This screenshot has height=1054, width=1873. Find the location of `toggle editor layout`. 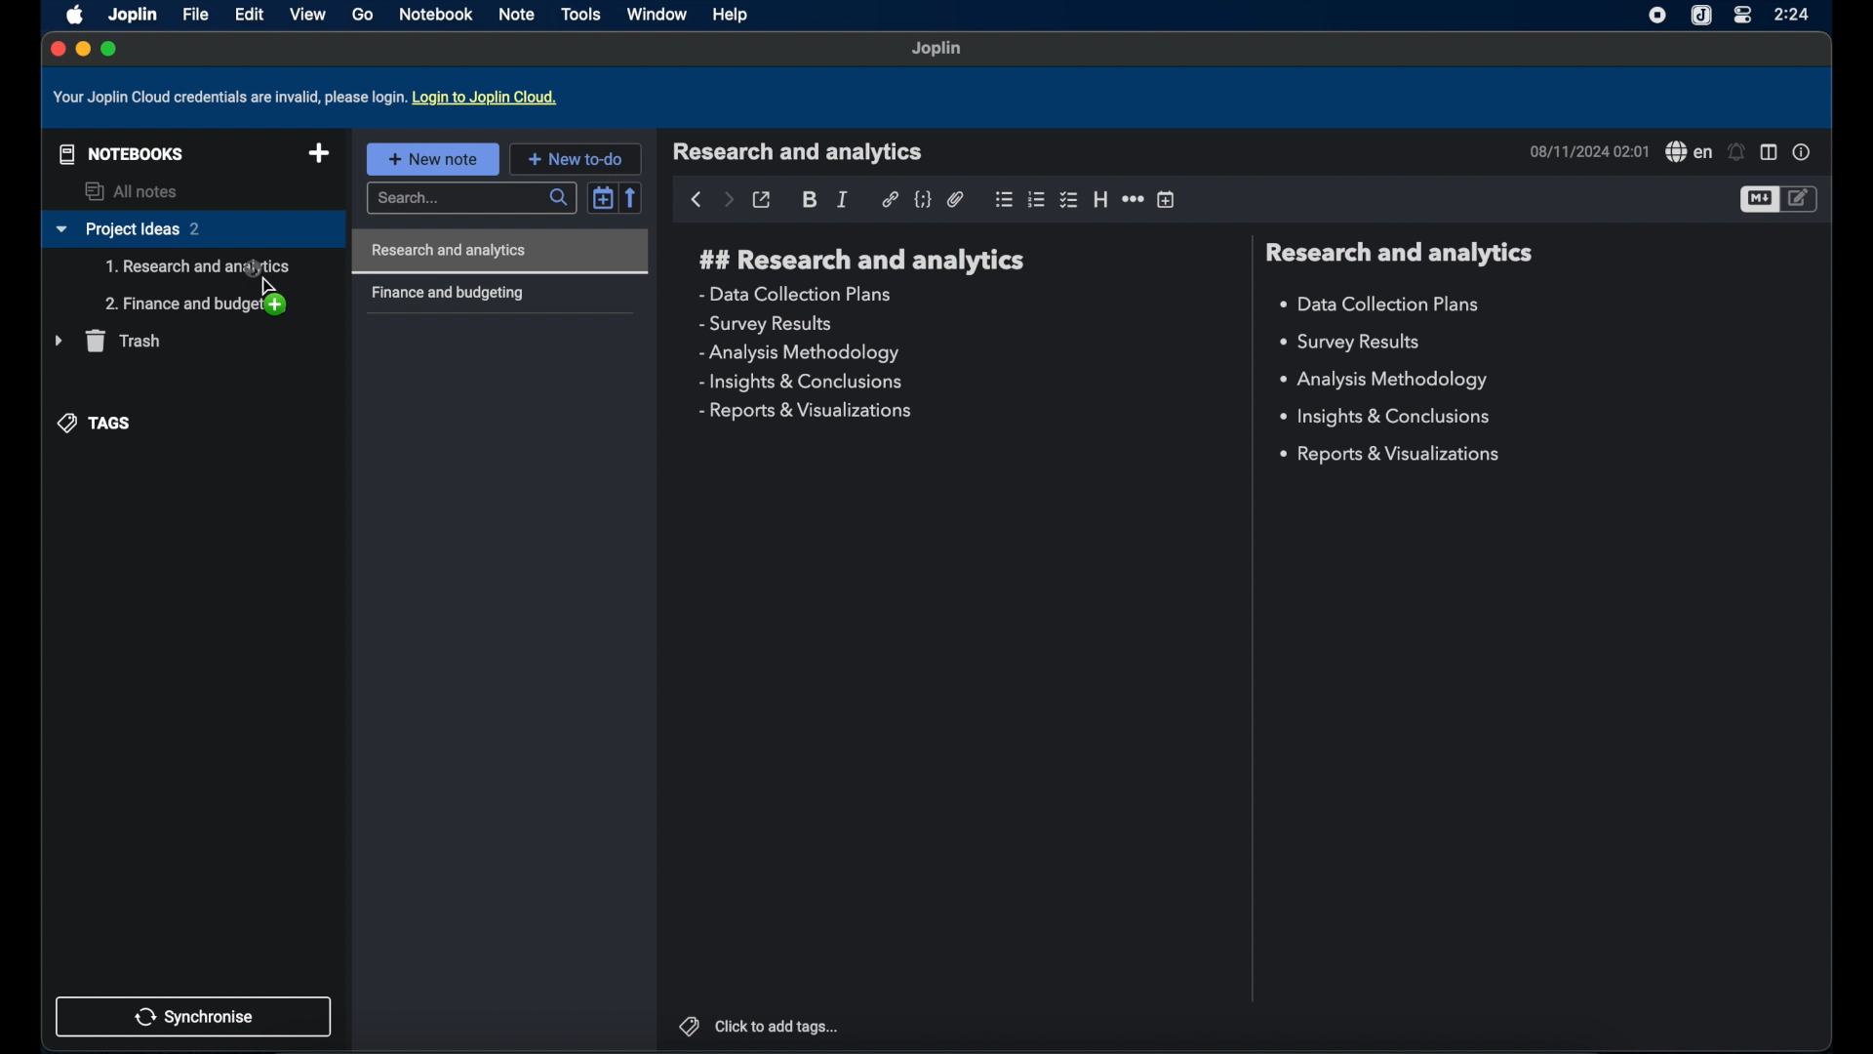

toggle editor layout is located at coordinates (1769, 153).